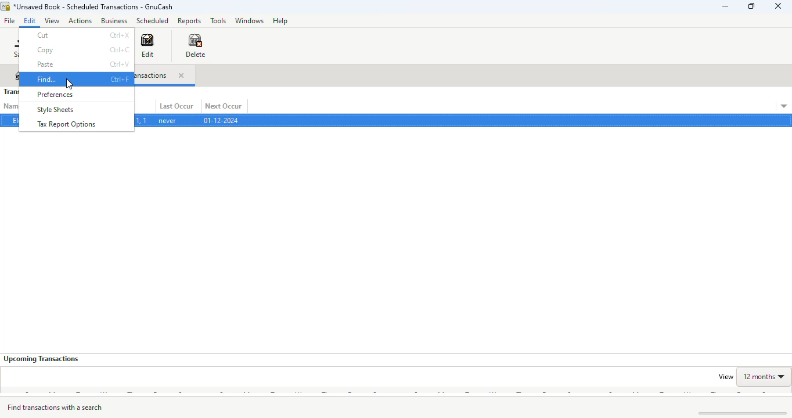 Image resolution: width=792 pixels, height=418 pixels. Describe the element at coordinates (52, 21) in the screenshot. I see `view` at that location.